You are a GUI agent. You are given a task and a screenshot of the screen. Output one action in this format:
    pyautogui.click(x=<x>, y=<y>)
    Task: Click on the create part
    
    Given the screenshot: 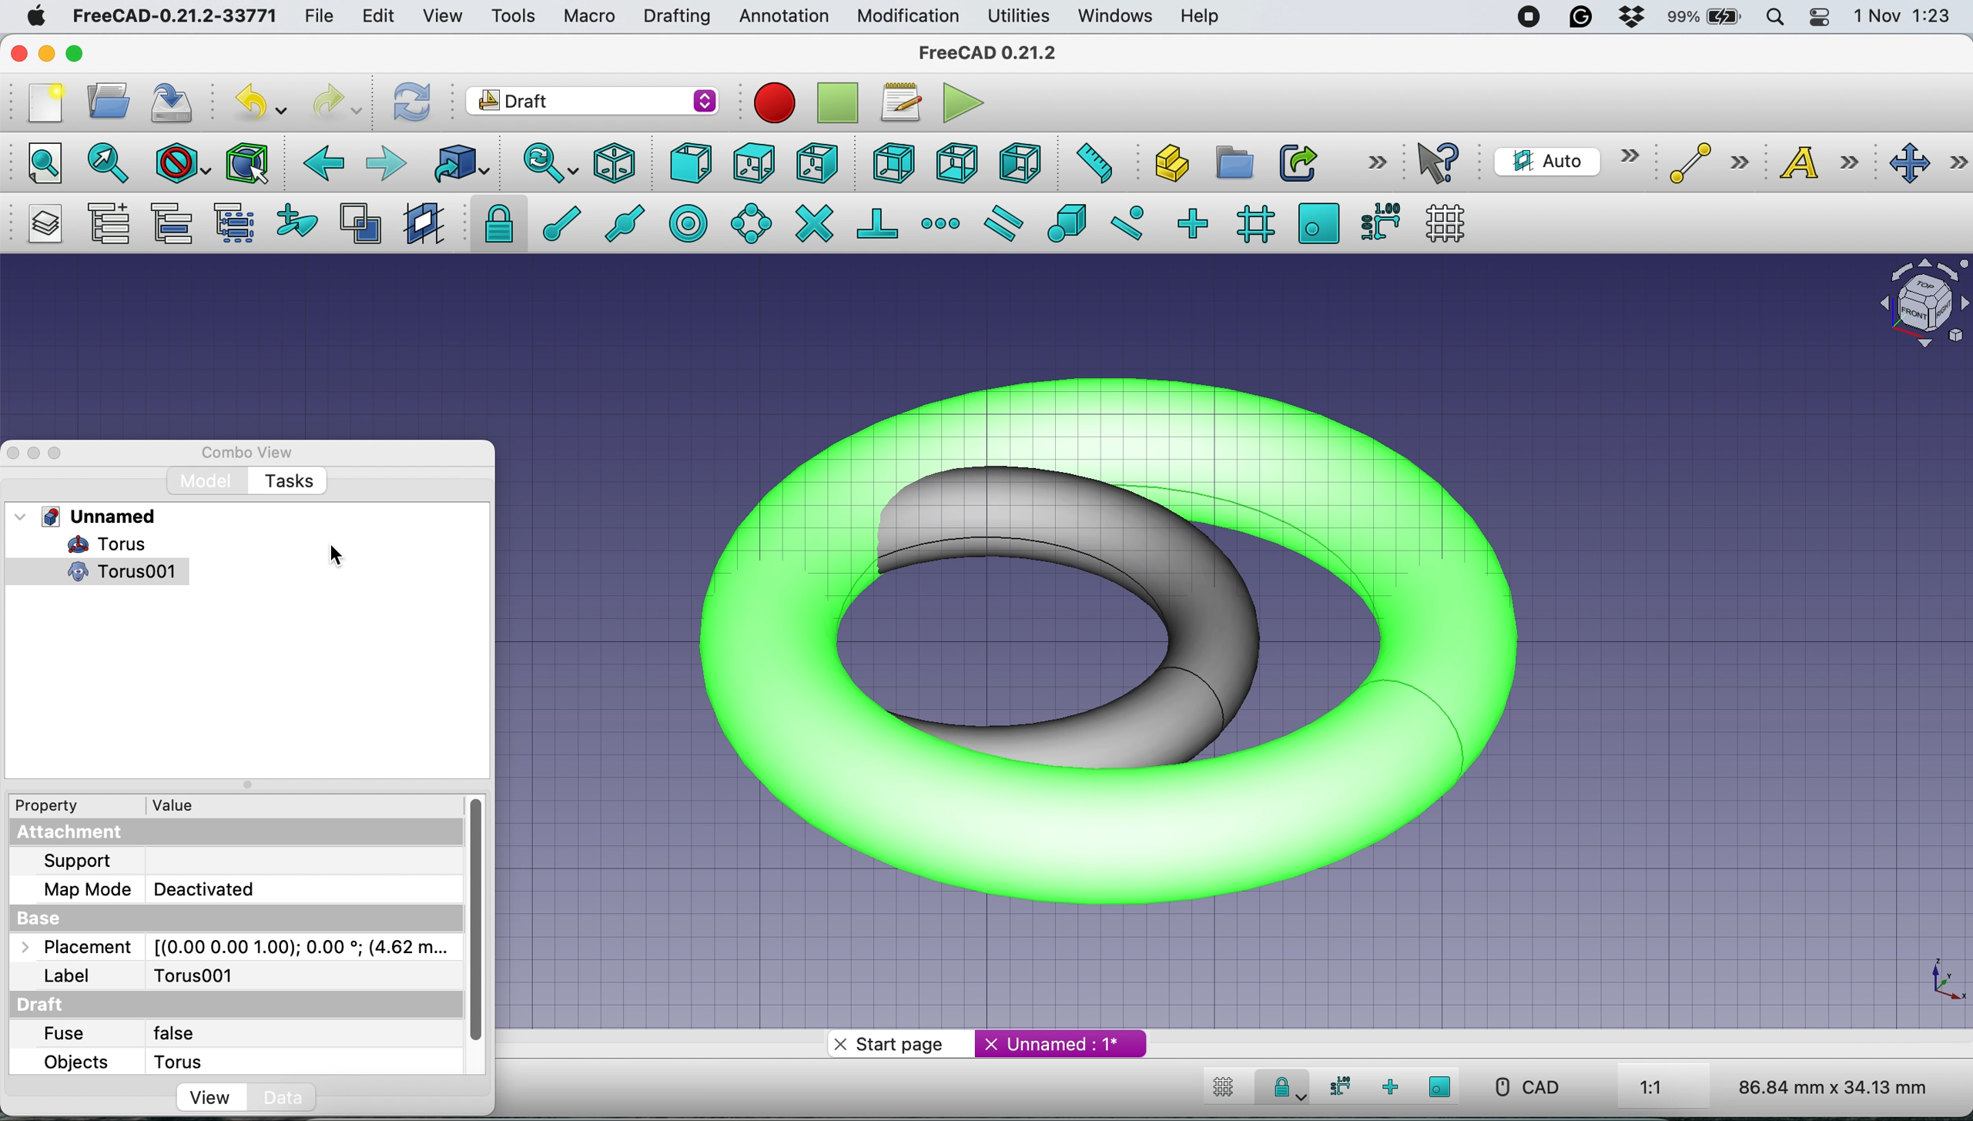 What is the action you would take?
    pyautogui.click(x=1164, y=165)
    